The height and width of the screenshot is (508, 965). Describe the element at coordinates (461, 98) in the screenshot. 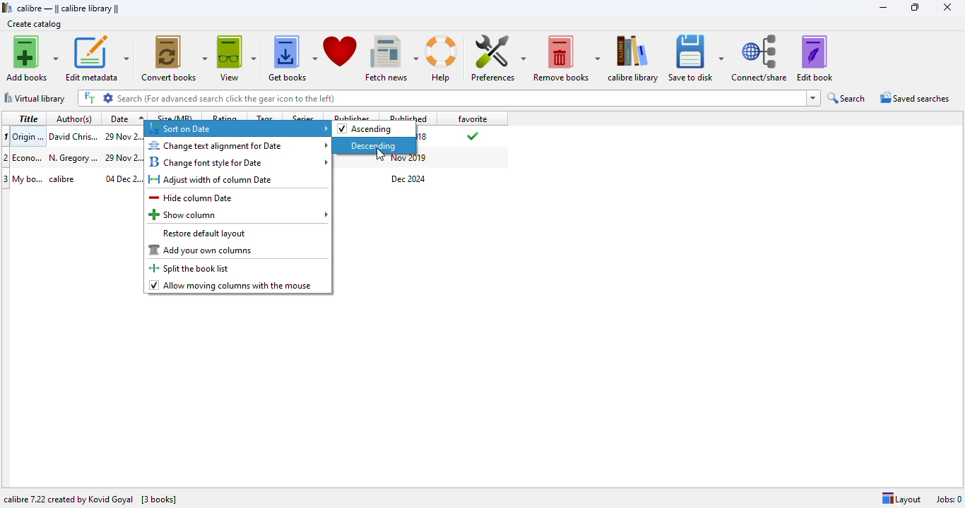

I see `search` at that location.